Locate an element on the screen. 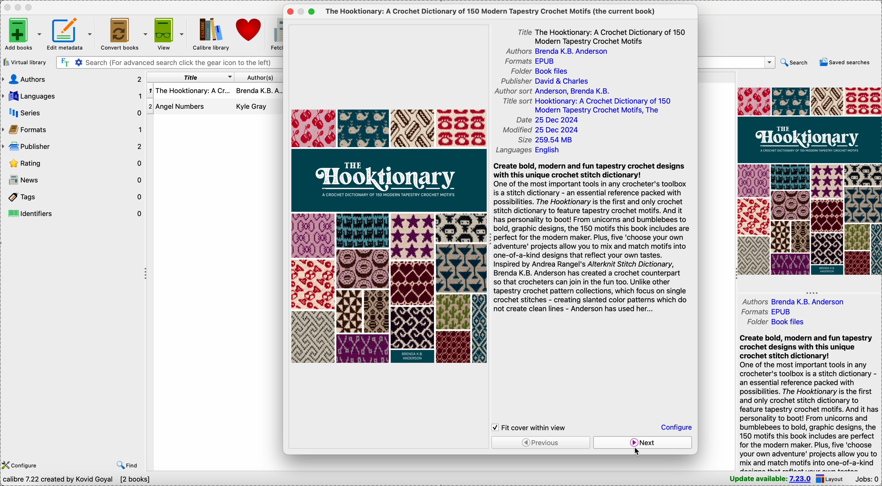 The width and height of the screenshot is (882, 486). date is located at coordinates (549, 120).